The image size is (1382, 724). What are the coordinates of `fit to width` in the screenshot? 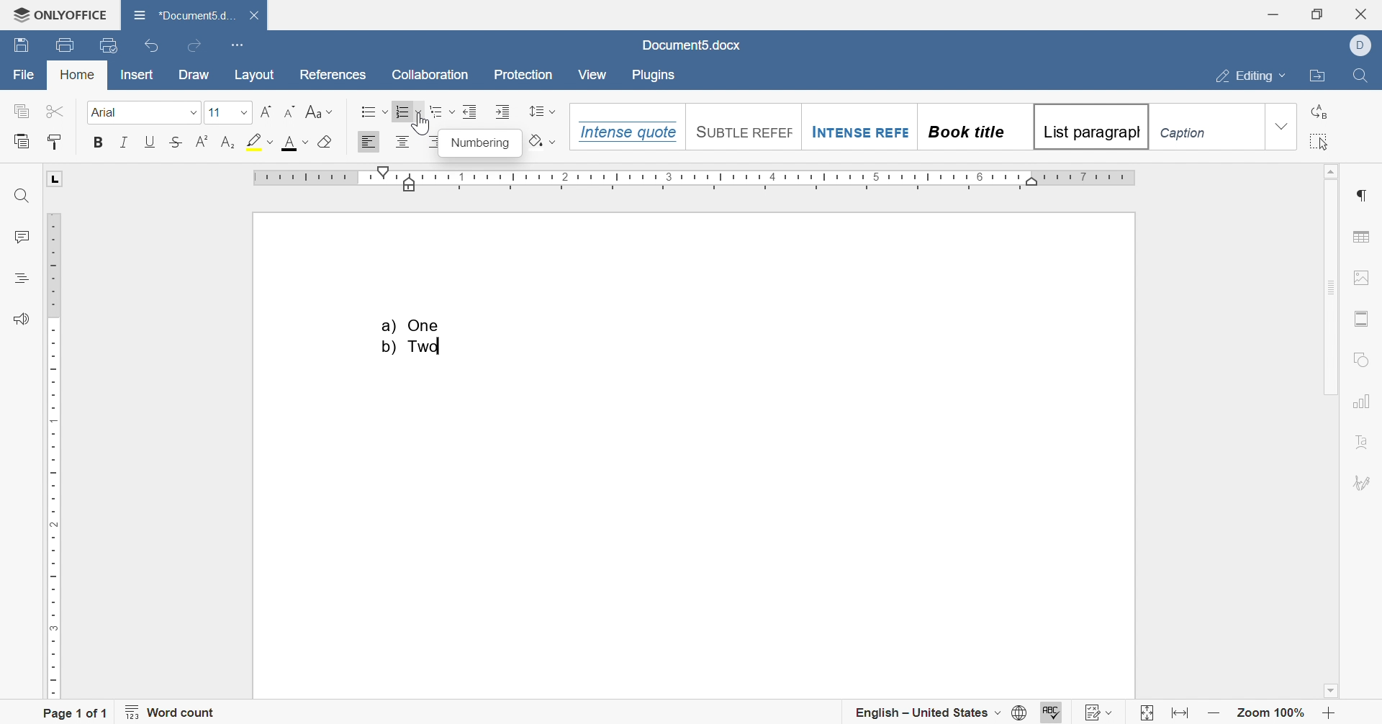 It's located at (1183, 714).